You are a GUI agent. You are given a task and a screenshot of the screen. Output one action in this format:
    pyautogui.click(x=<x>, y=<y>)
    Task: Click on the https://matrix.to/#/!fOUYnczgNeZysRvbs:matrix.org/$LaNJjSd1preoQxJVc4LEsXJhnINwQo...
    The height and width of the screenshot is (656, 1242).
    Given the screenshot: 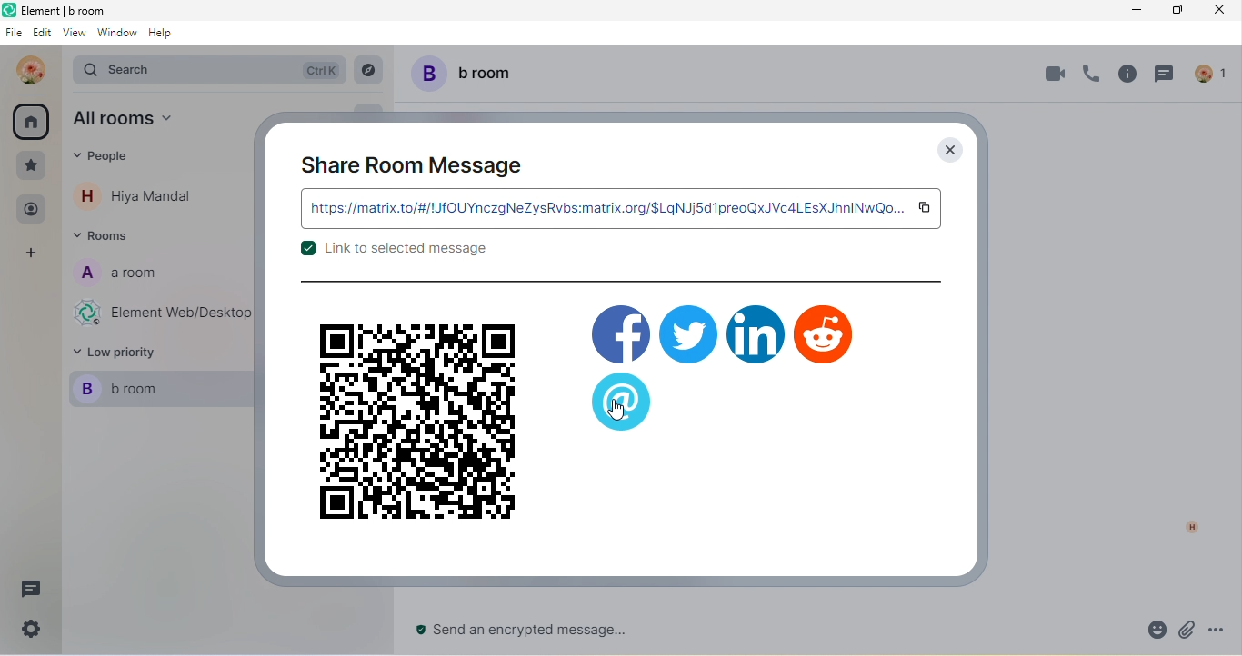 What is the action you would take?
    pyautogui.click(x=605, y=208)
    